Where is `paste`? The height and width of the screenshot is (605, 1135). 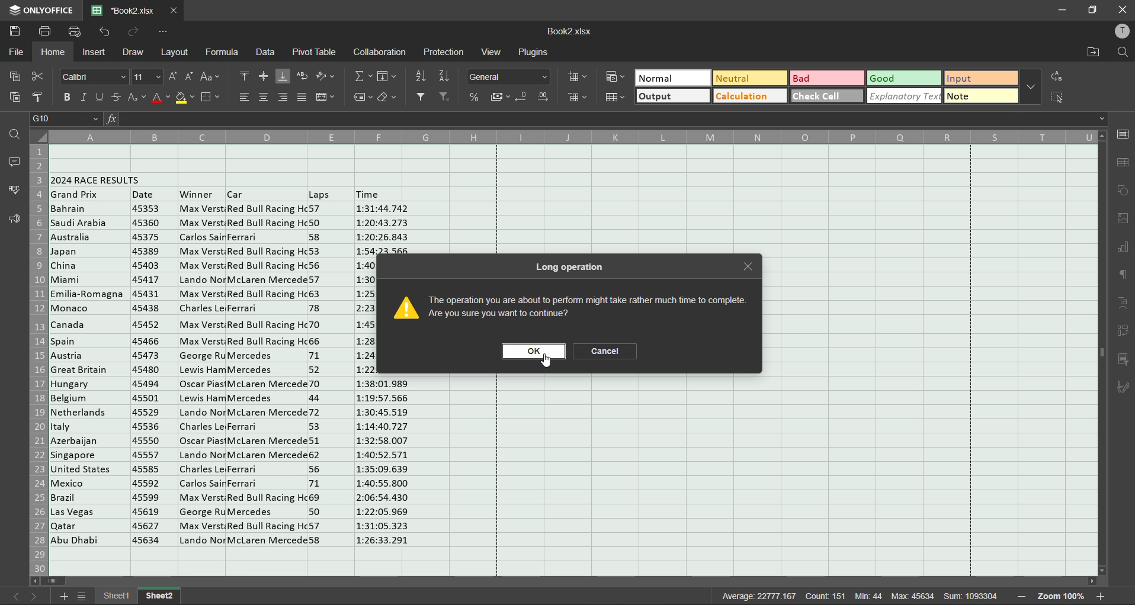 paste is located at coordinates (17, 98).